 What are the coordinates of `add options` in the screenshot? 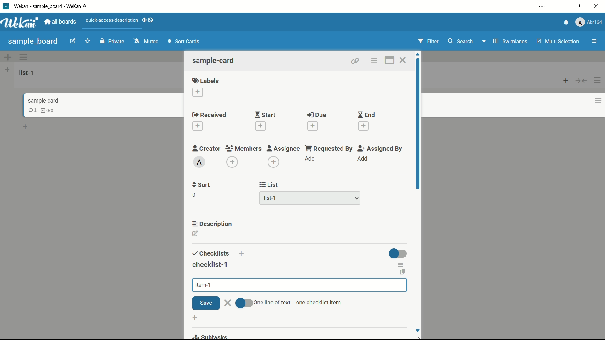 It's located at (7, 57).